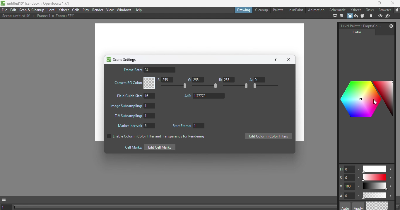 The image size is (400, 210). What do you see at coordinates (359, 187) in the screenshot?
I see `Decrease` at bounding box center [359, 187].